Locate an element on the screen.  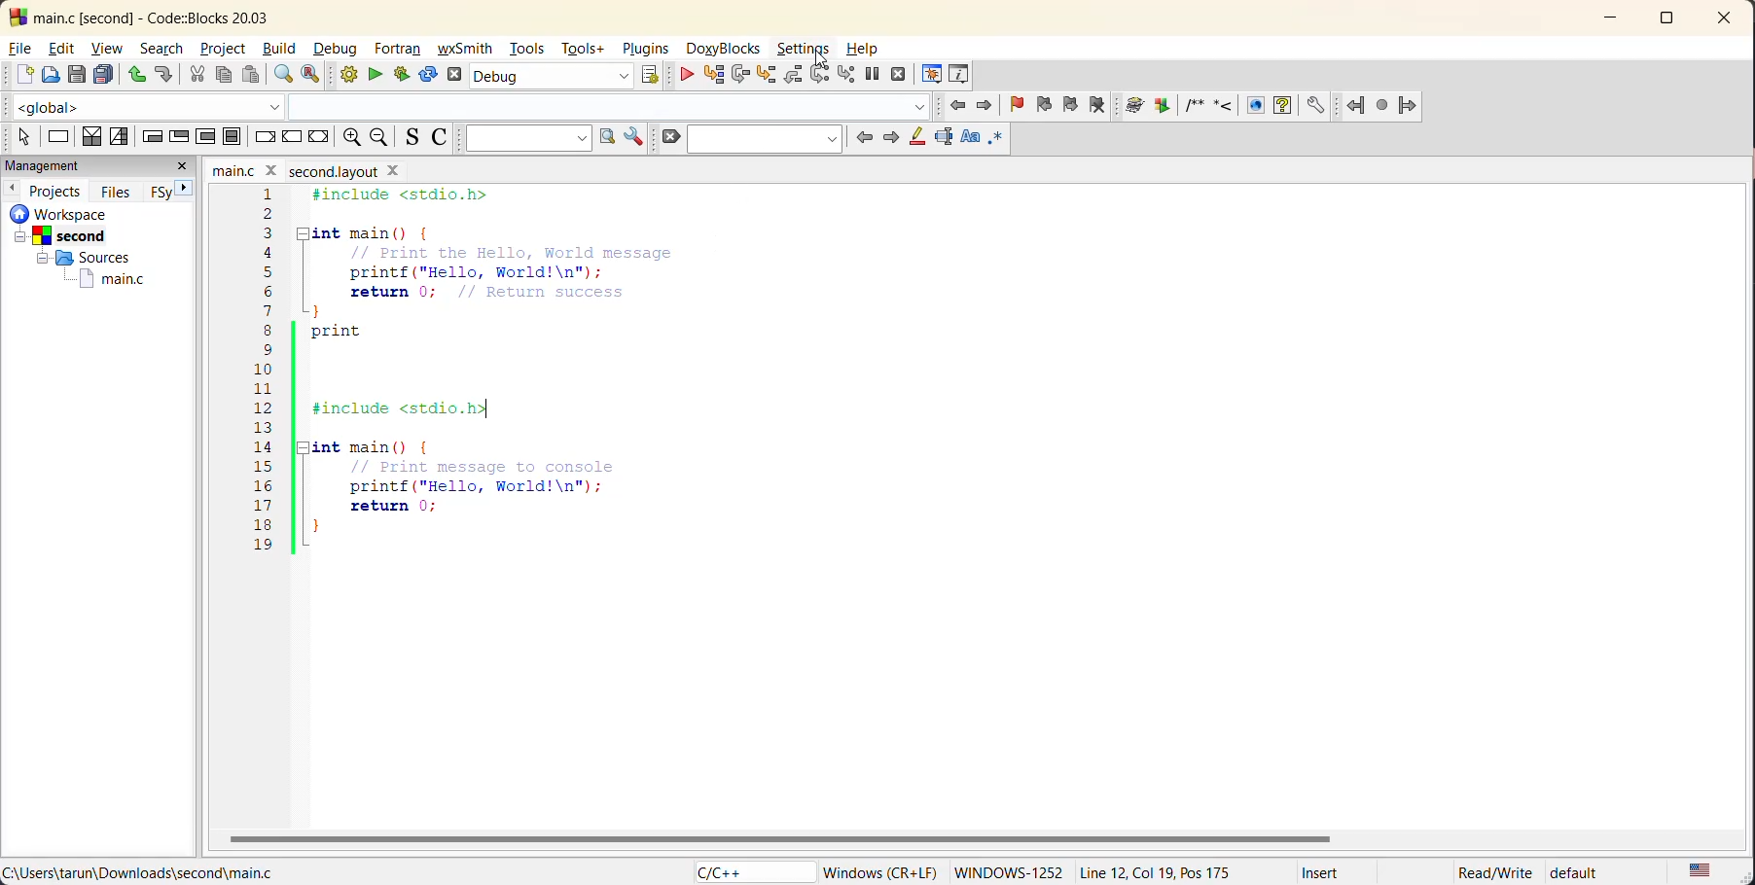
instruction is located at coordinates (57, 135).